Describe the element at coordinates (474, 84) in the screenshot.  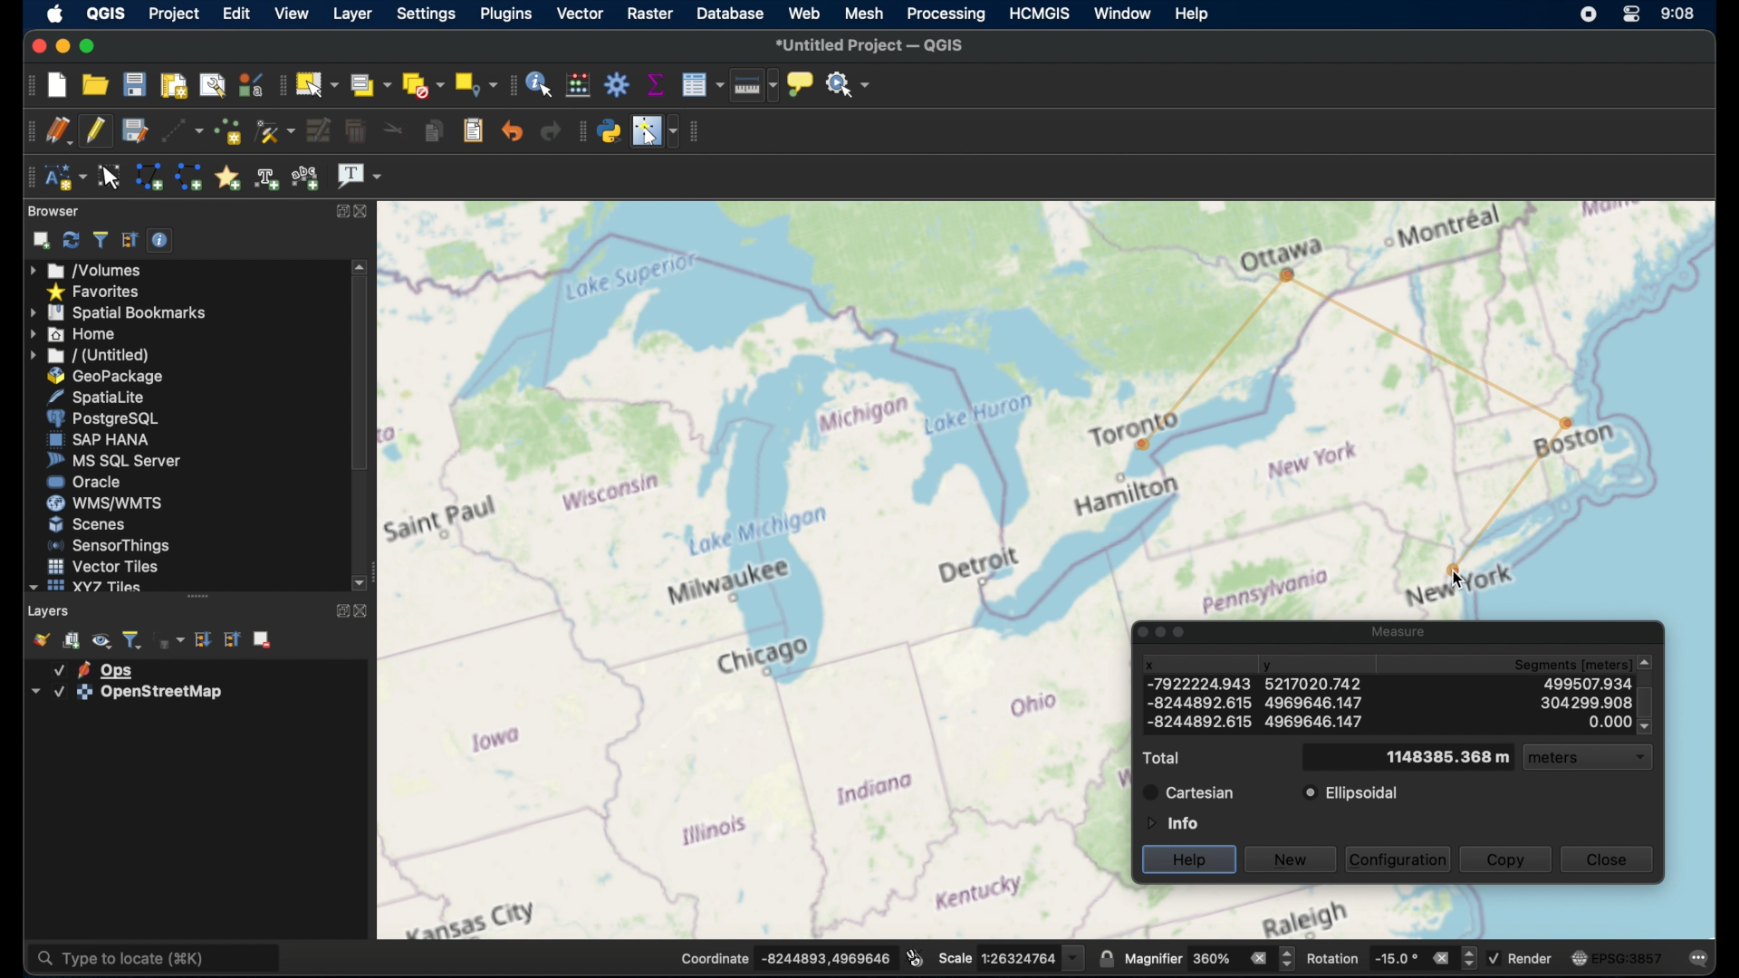
I see `select by location` at that location.